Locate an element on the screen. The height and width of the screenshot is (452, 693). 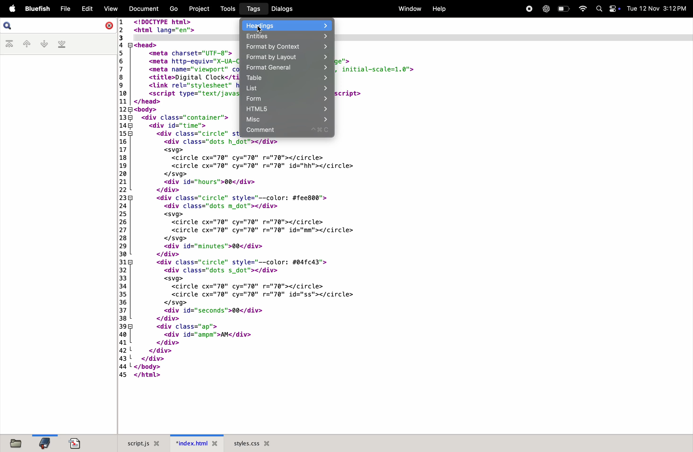
file is located at coordinates (65, 9).